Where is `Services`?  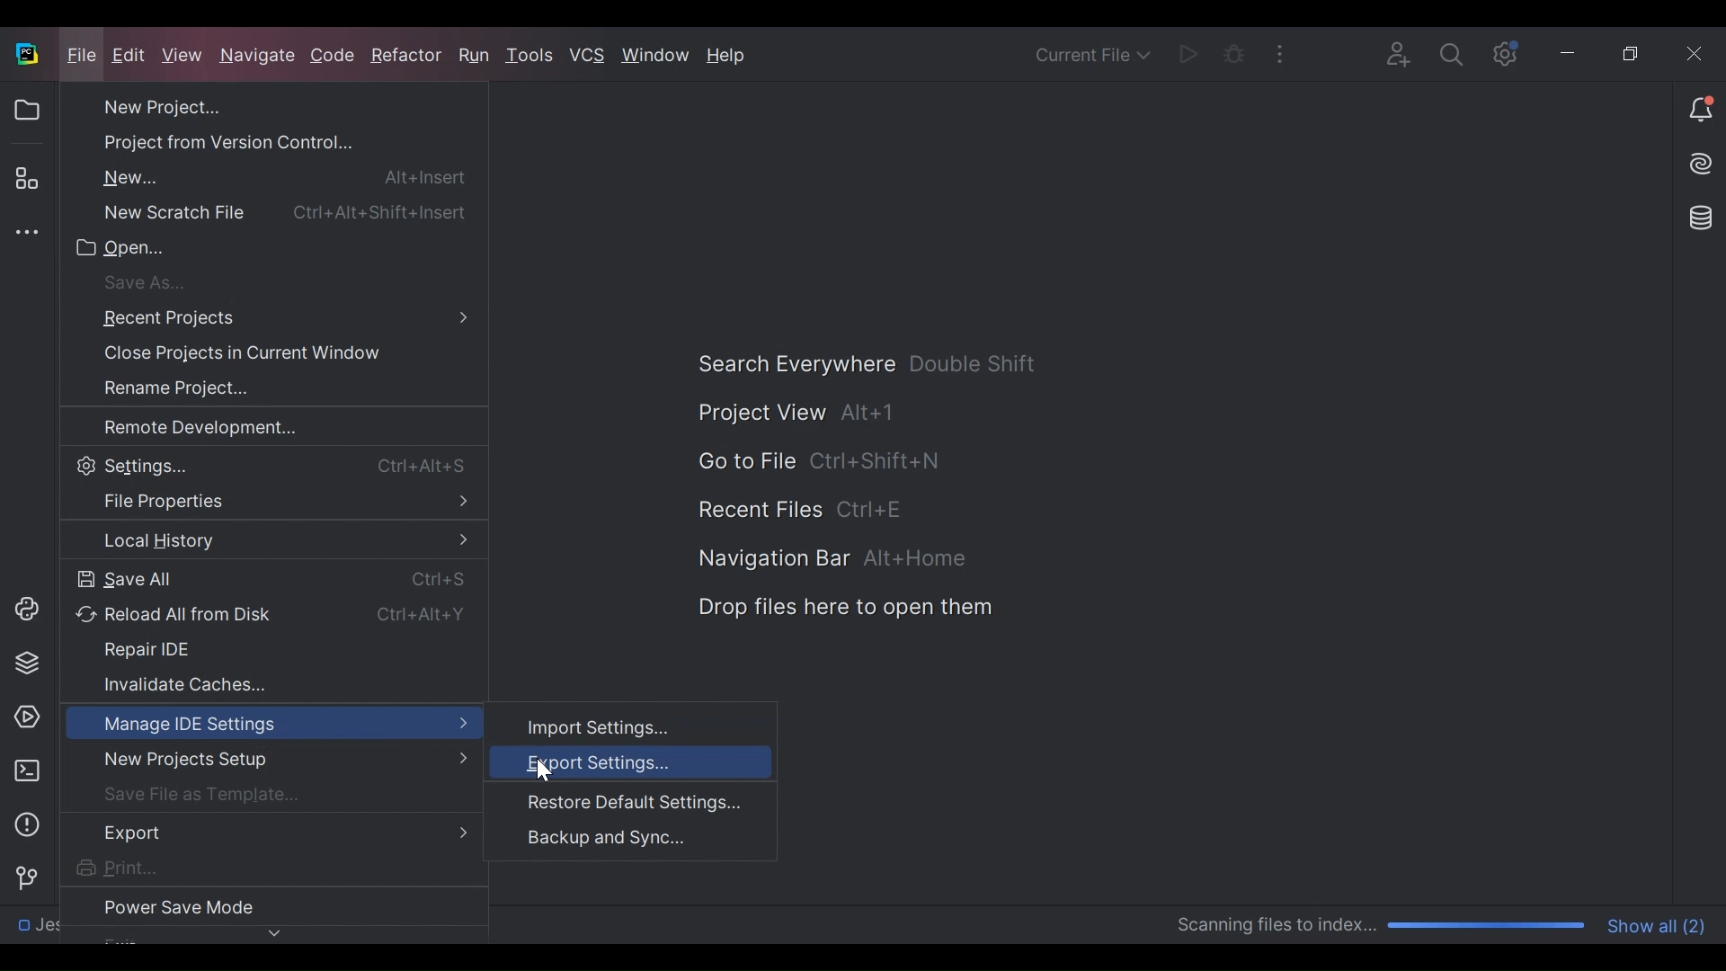
Services is located at coordinates (22, 717).